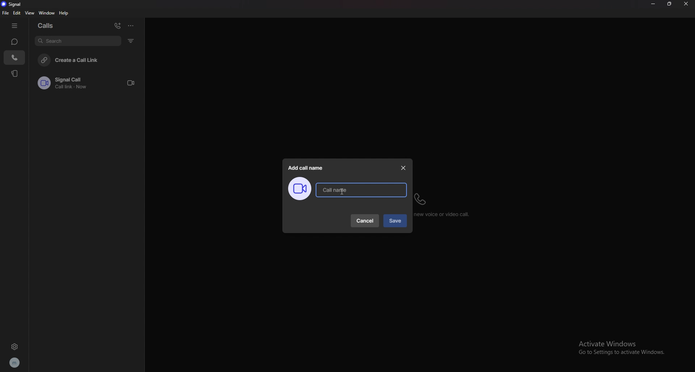 The height and width of the screenshot is (372, 695). What do you see at coordinates (14, 4) in the screenshot?
I see `signal` at bounding box center [14, 4].